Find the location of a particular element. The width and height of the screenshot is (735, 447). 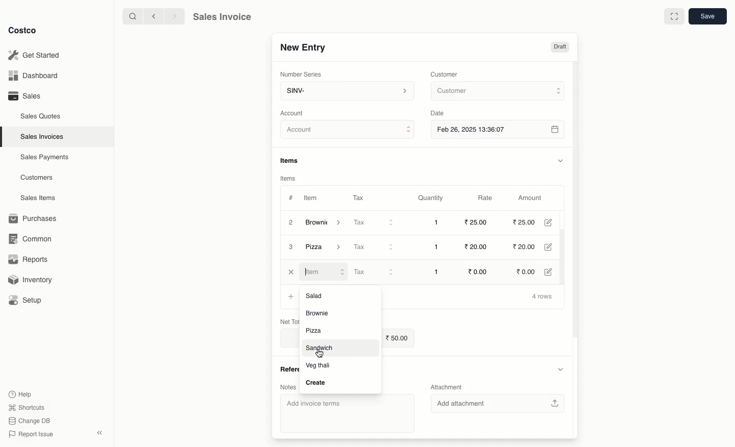

Notes is located at coordinates (288, 386).